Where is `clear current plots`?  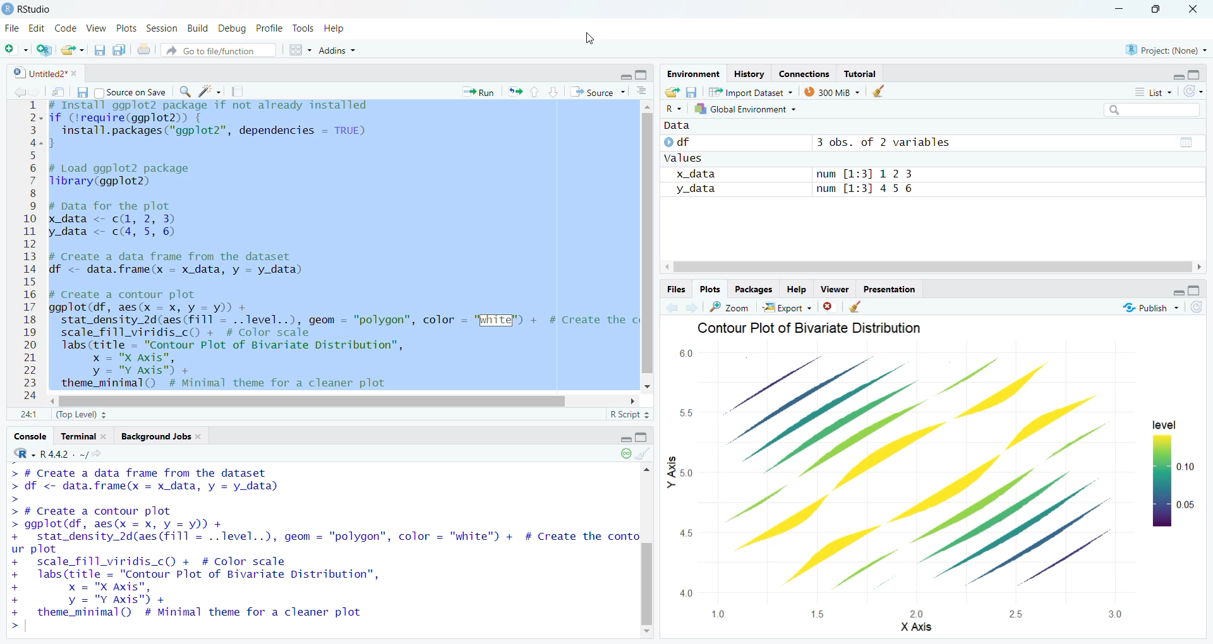 clear current plots is located at coordinates (828, 307).